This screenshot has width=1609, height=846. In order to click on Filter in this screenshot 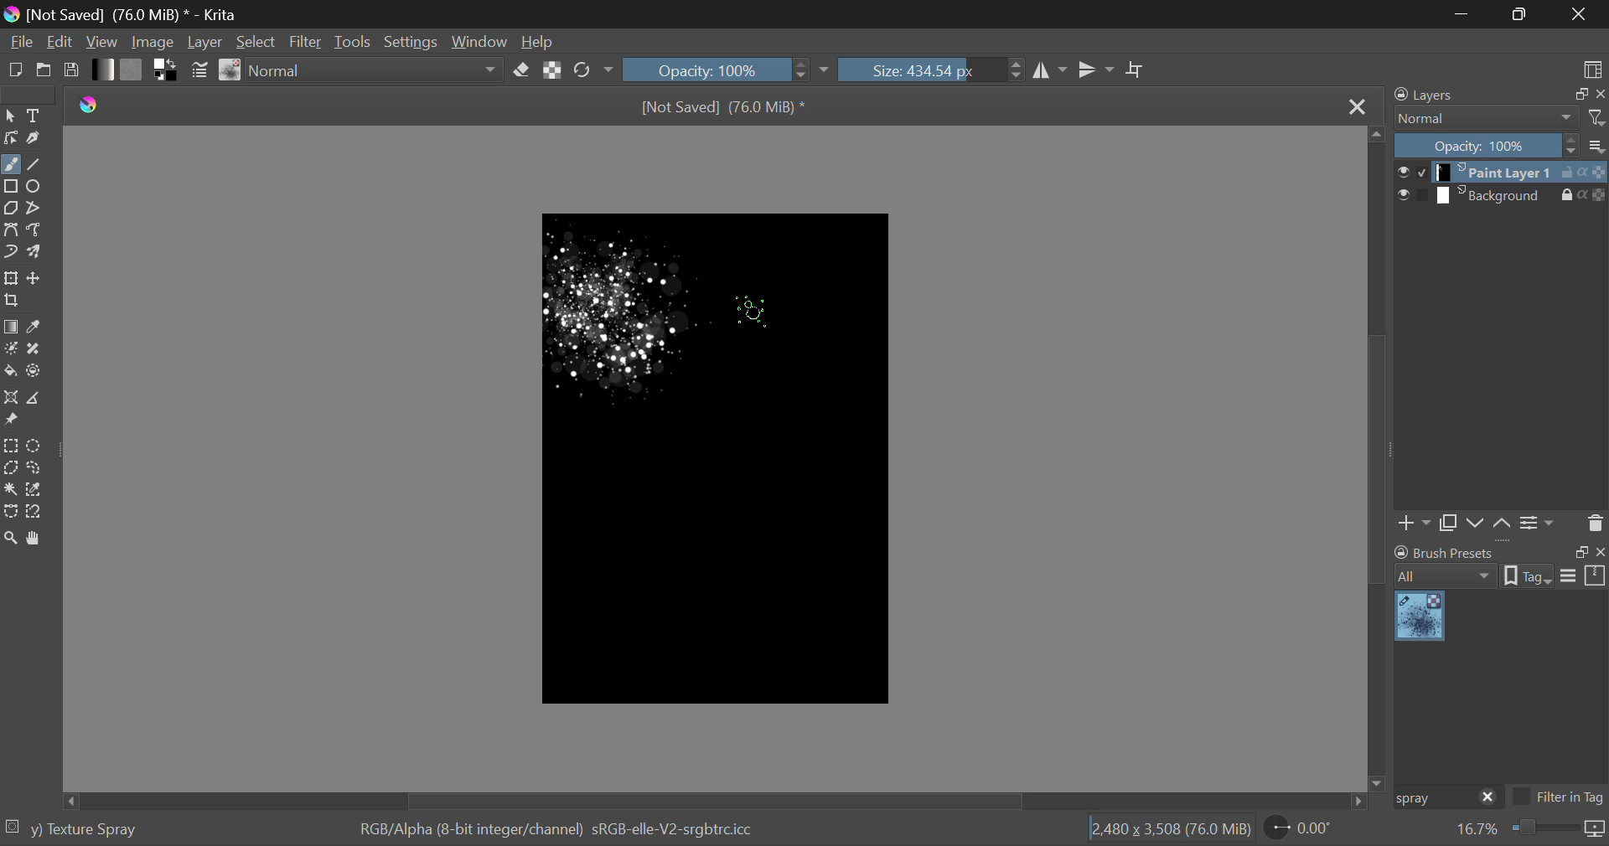, I will do `click(306, 42)`.